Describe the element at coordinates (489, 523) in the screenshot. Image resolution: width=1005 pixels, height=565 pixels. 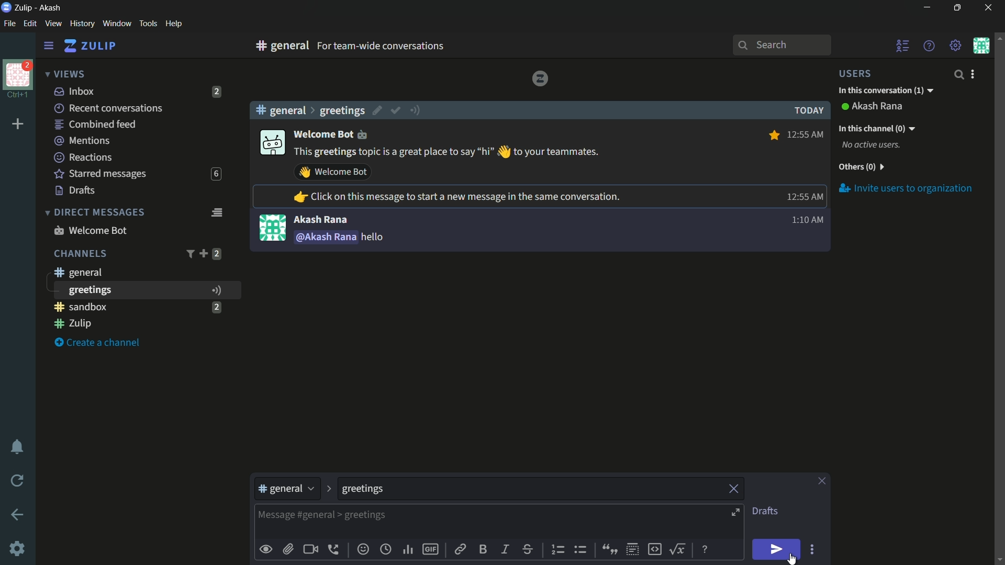
I see `message body` at that location.